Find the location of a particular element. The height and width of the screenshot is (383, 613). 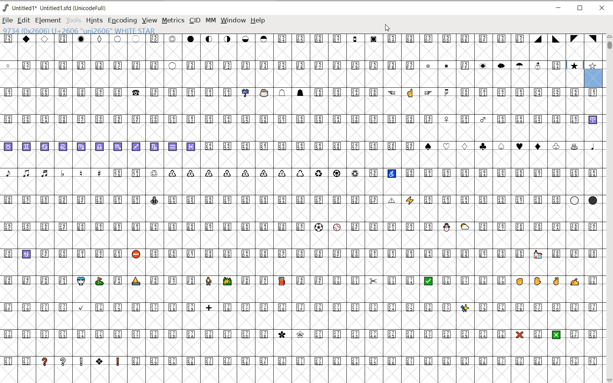

Untitled 1* Untitled 1.sfd (UnicodeFull) is located at coordinates (57, 9).